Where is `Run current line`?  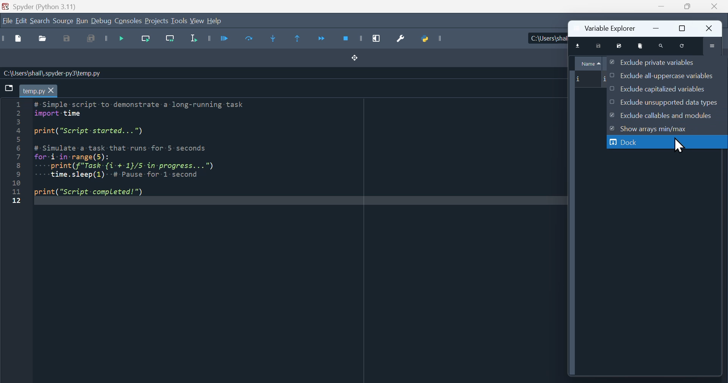
Run current line is located at coordinates (144, 41).